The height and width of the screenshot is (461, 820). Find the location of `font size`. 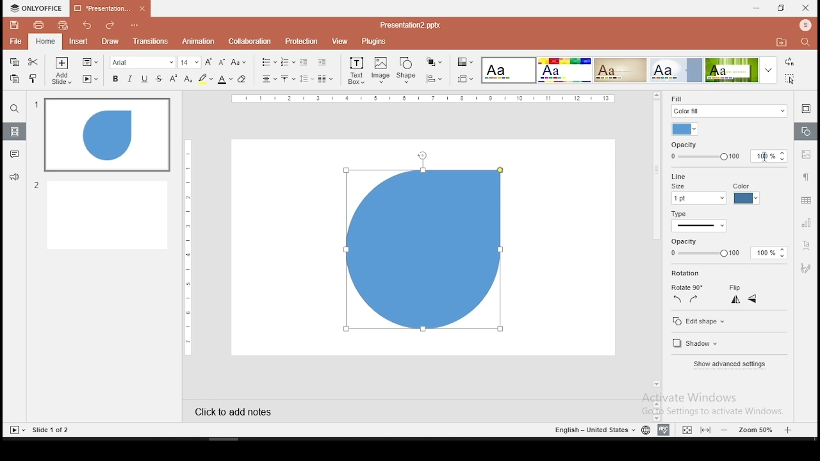

font size is located at coordinates (190, 63).